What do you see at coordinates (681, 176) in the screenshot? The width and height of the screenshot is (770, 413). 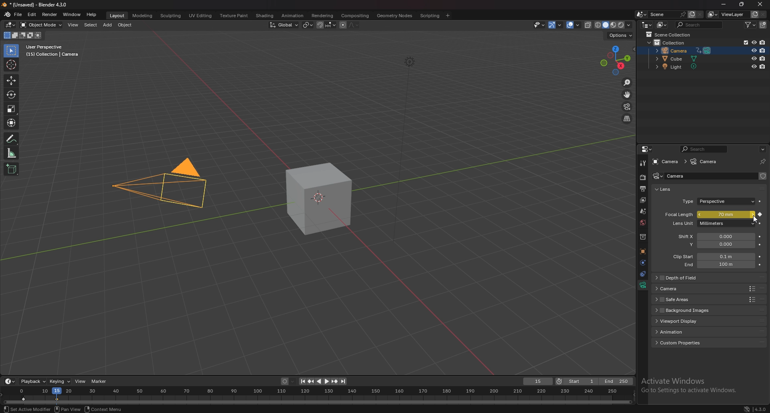 I see `name` at bounding box center [681, 176].